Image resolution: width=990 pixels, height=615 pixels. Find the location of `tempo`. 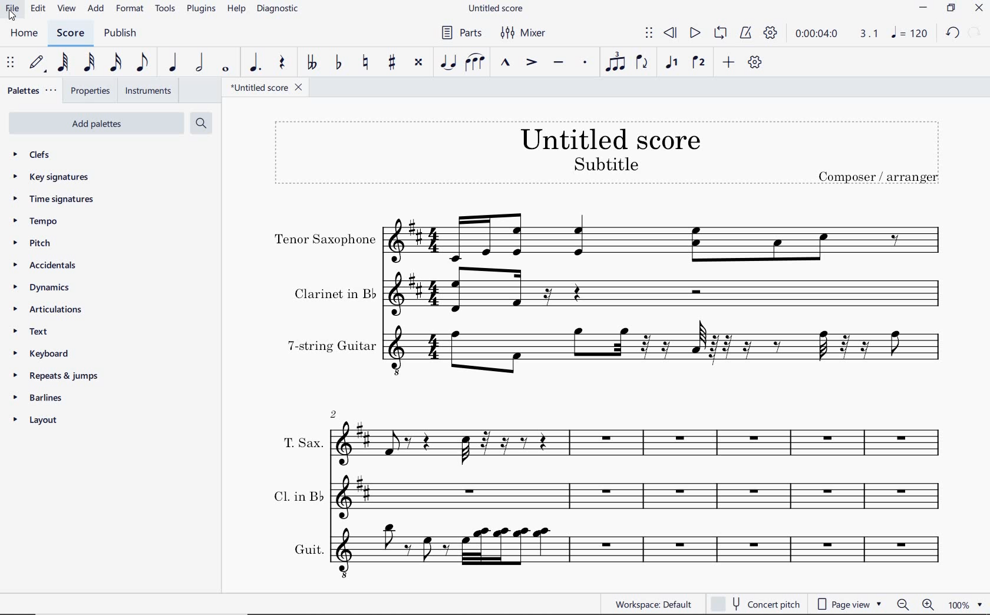

tempo is located at coordinates (37, 222).